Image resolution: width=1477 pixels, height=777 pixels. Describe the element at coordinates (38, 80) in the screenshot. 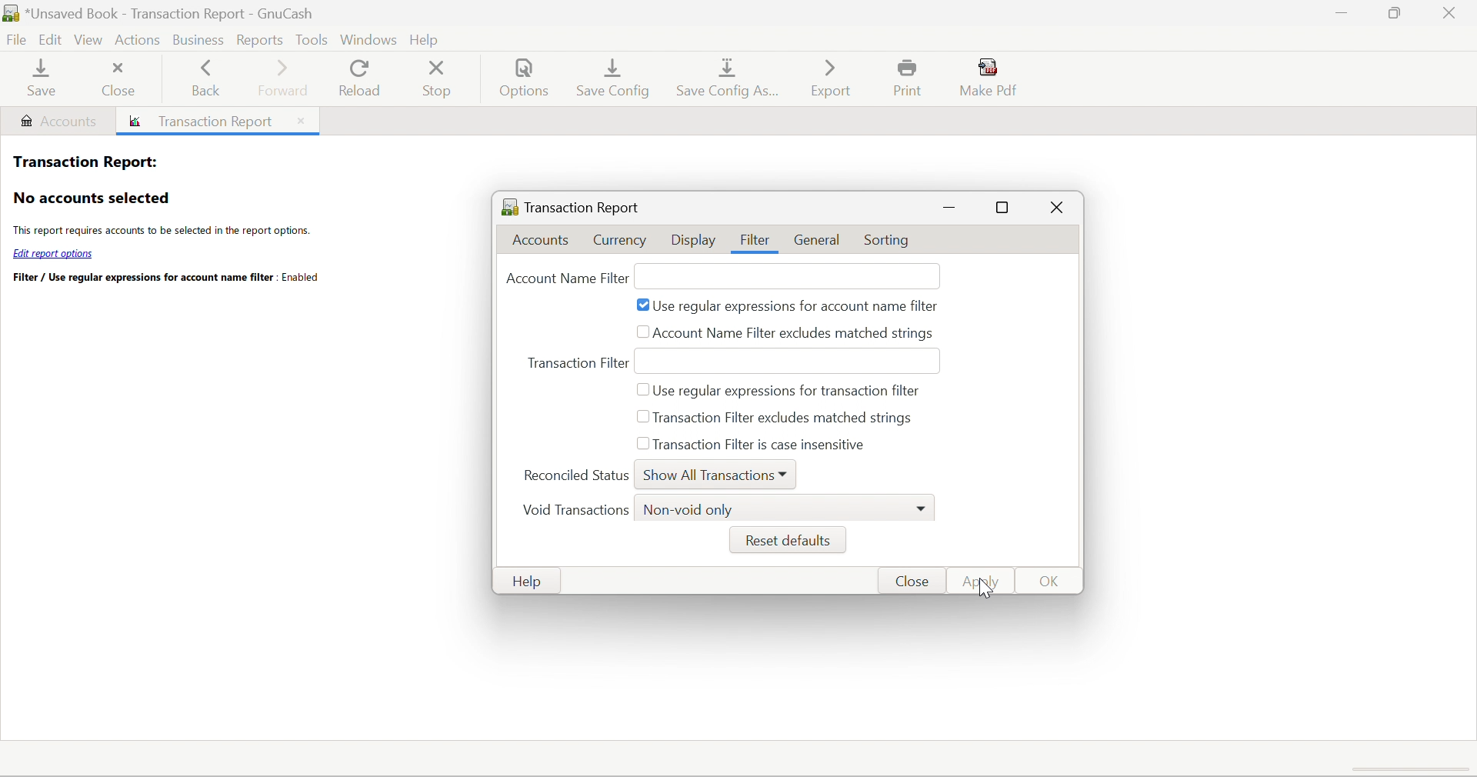

I see `Save` at that location.